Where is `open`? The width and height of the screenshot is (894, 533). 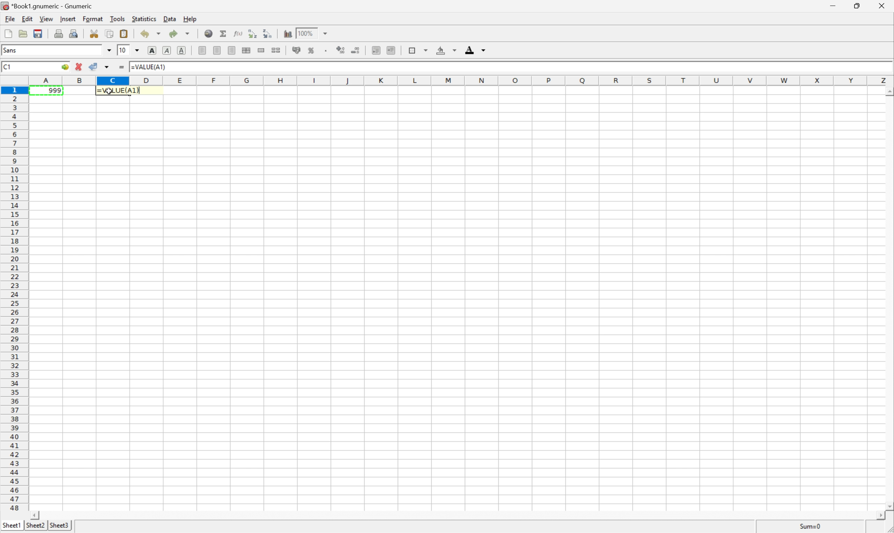 open is located at coordinates (23, 32).